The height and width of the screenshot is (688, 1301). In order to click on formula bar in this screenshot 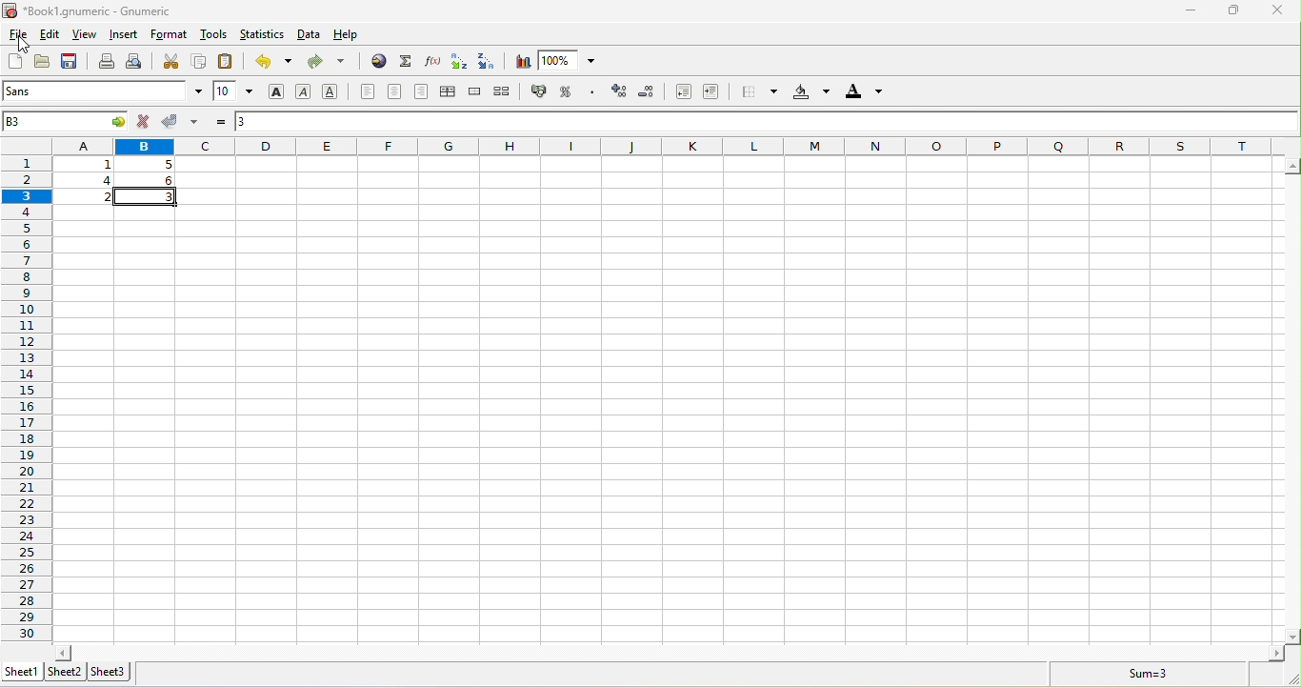, I will do `click(767, 123)`.